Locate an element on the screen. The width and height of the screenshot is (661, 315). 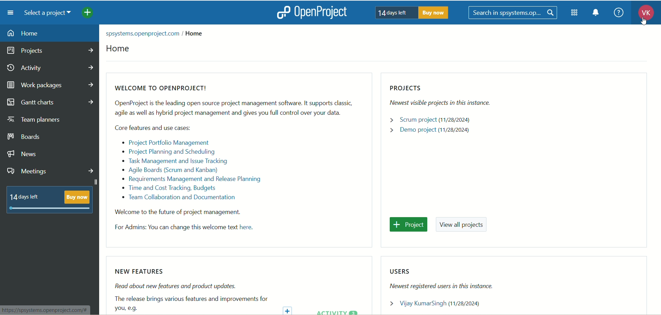
account is located at coordinates (643, 14).